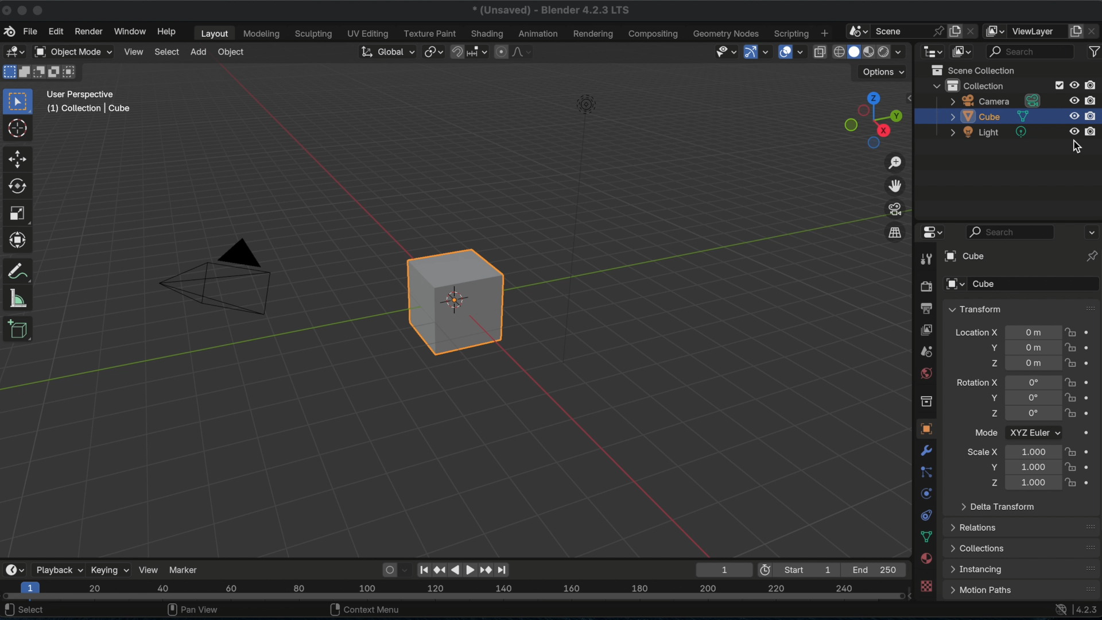 This screenshot has width=1102, height=620. Describe the element at coordinates (232, 52) in the screenshot. I see `object` at that location.